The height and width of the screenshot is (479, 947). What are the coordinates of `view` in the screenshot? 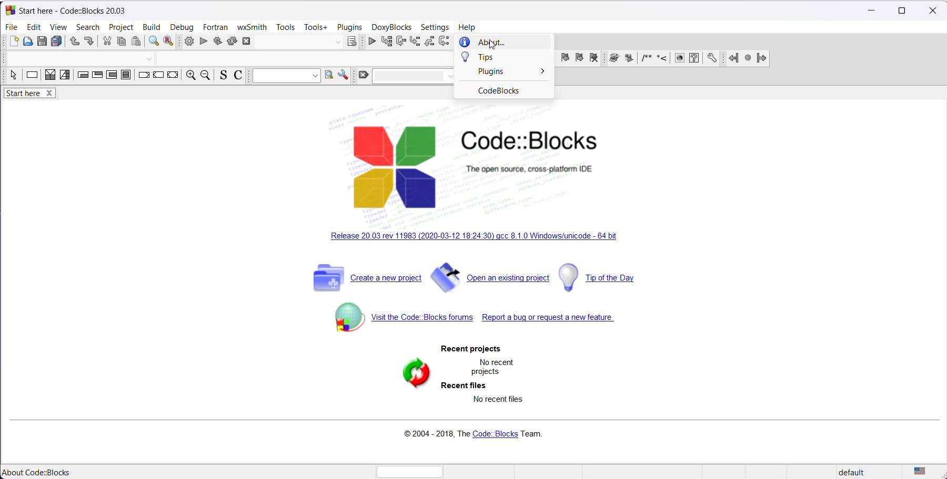 It's located at (59, 27).